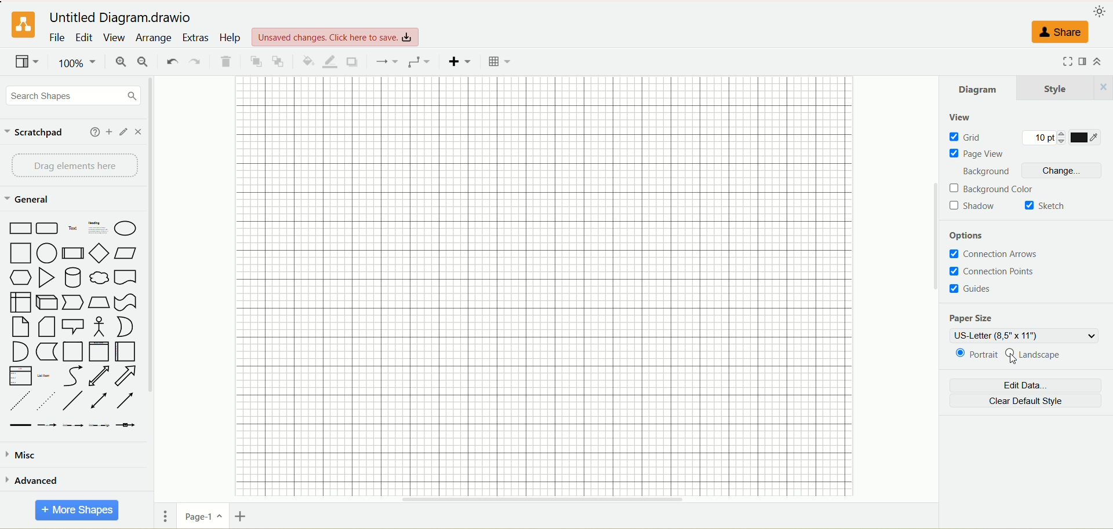 The width and height of the screenshot is (1113, 529). Describe the element at coordinates (26, 63) in the screenshot. I see `view` at that location.